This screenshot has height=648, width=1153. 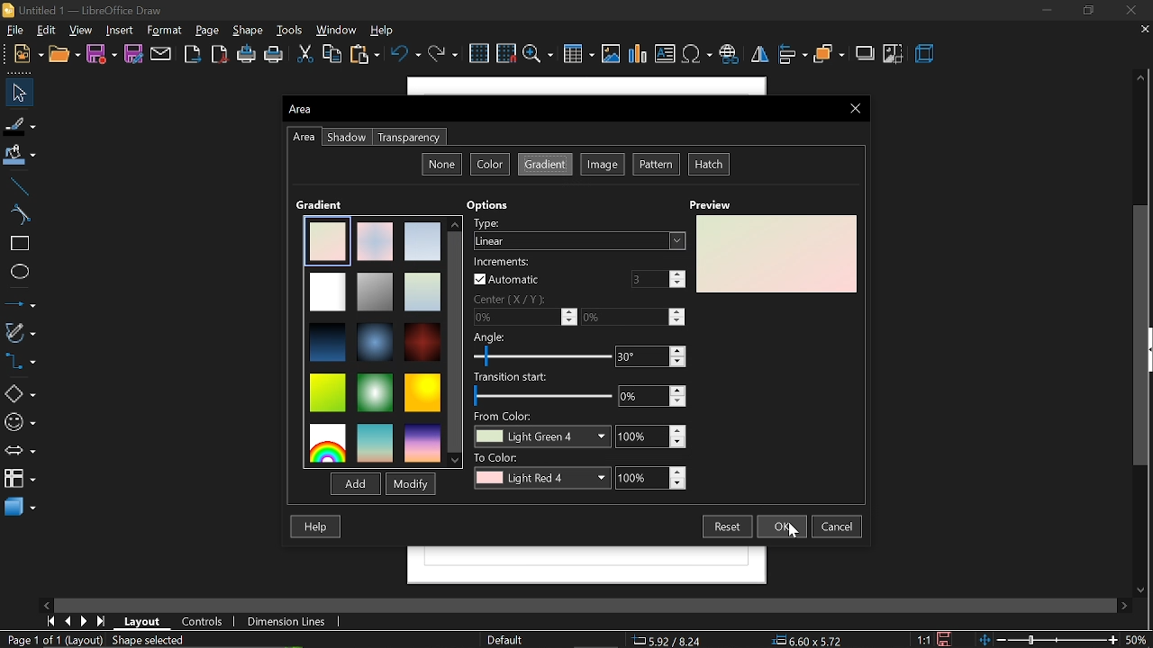 What do you see at coordinates (121, 31) in the screenshot?
I see `Insert` at bounding box center [121, 31].